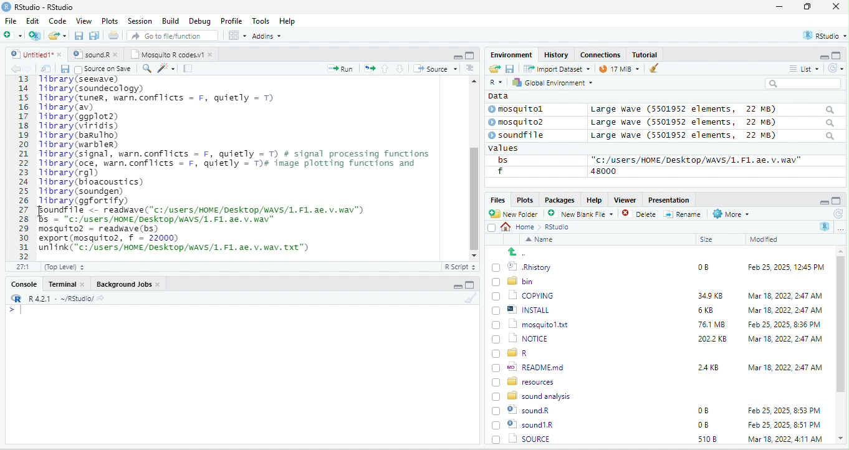 The width and height of the screenshot is (849, 450). What do you see at coordinates (838, 55) in the screenshot?
I see `maximize` at bounding box center [838, 55].